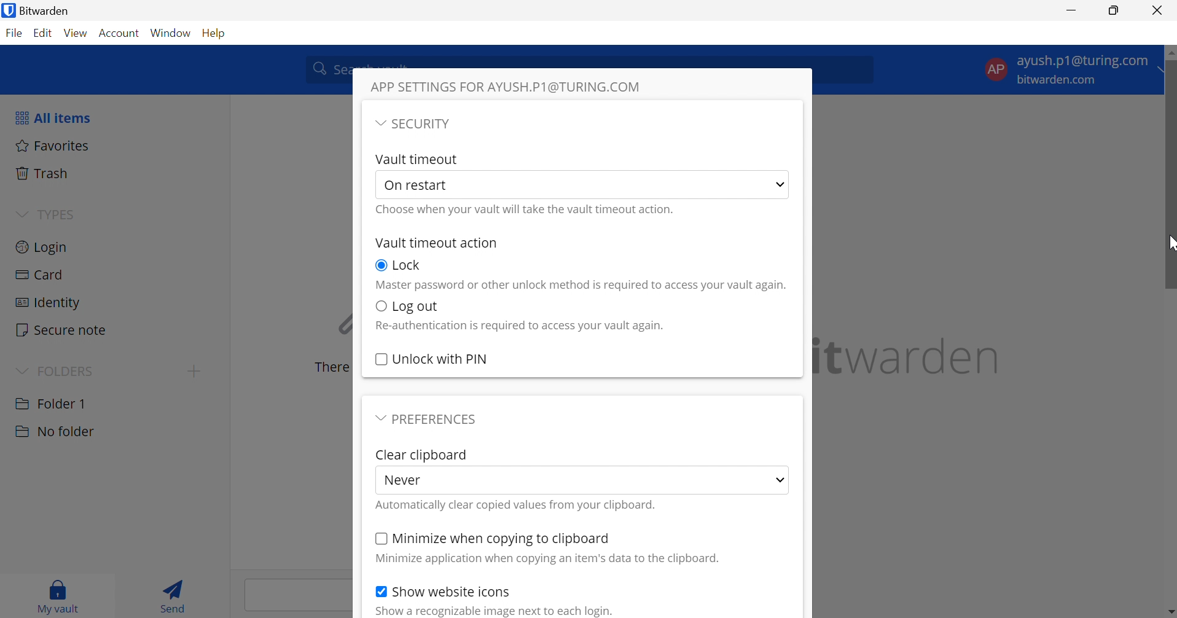  Describe the element at coordinates (488, 612) in the screenshot. I see `Show a recognizable image next to each login.` at that location.